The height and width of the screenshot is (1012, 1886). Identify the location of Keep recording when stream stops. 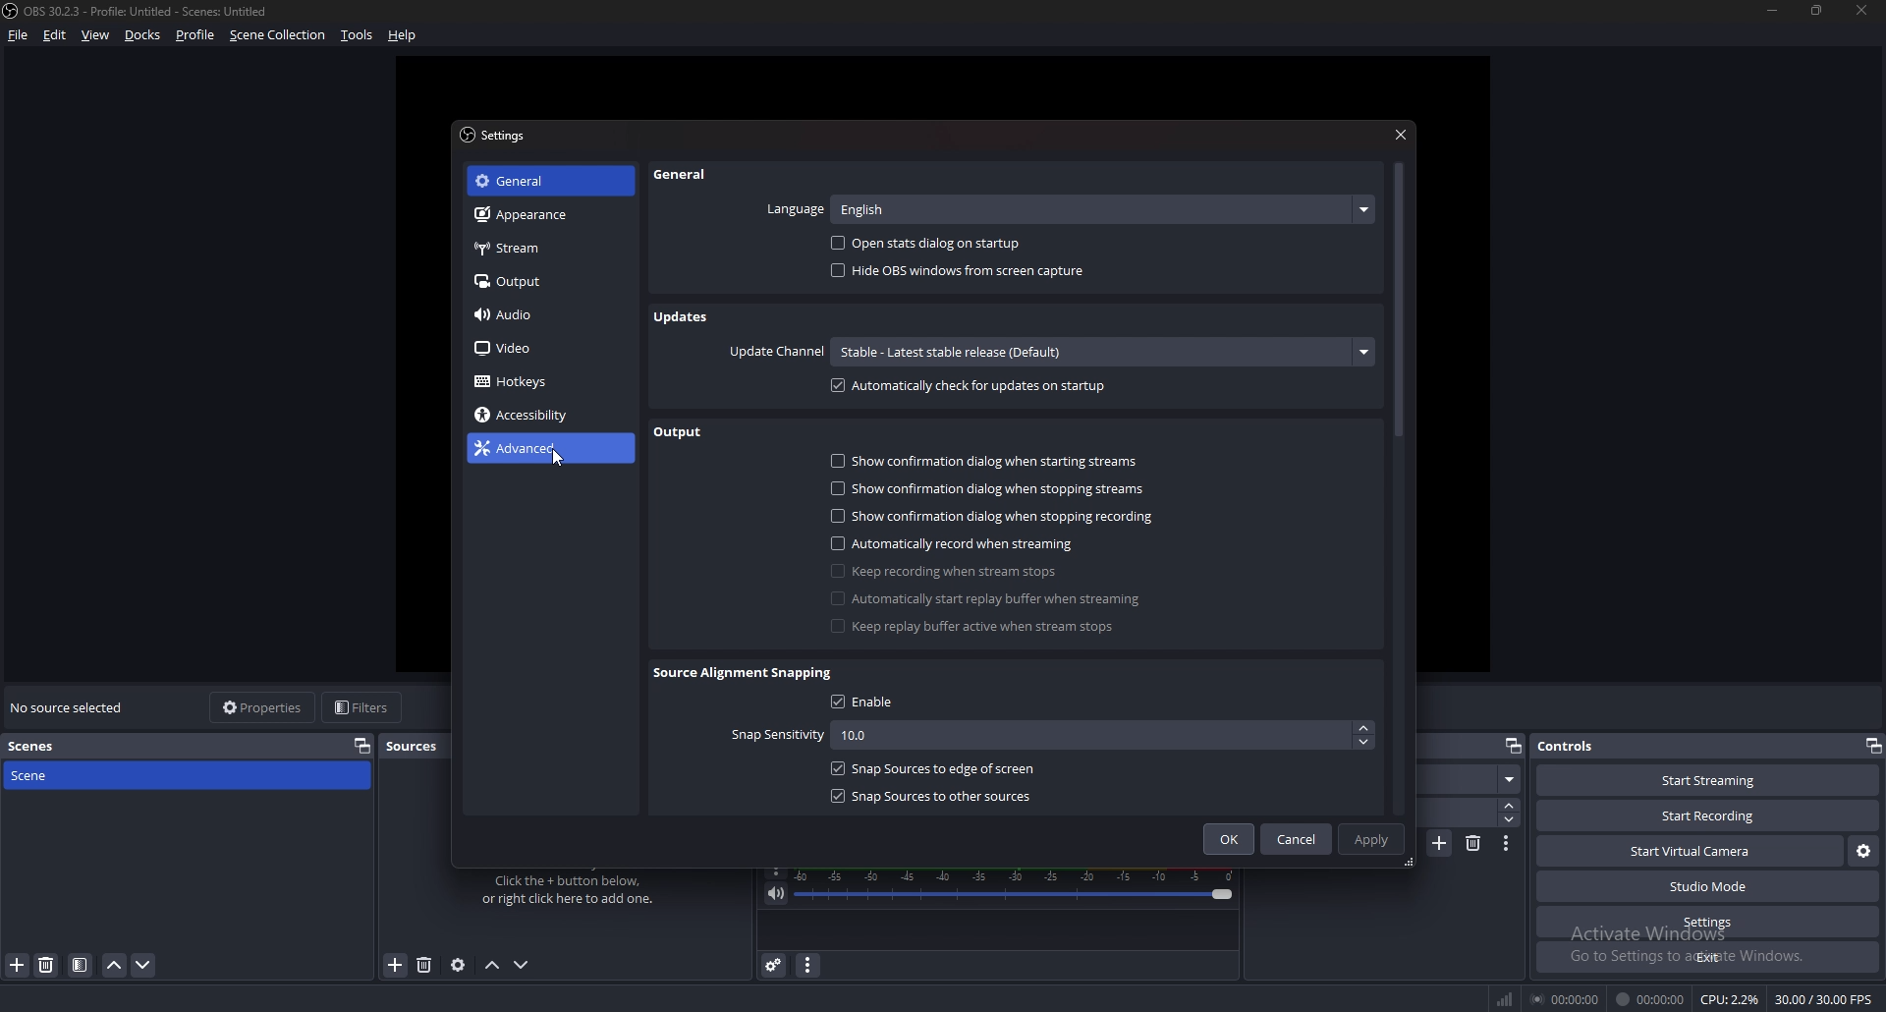
(944, 571).